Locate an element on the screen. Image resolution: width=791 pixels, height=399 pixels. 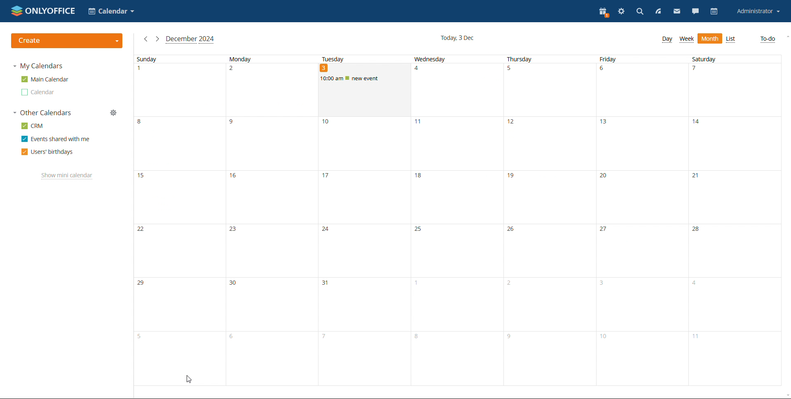
present is located at coordinates (604, 13).